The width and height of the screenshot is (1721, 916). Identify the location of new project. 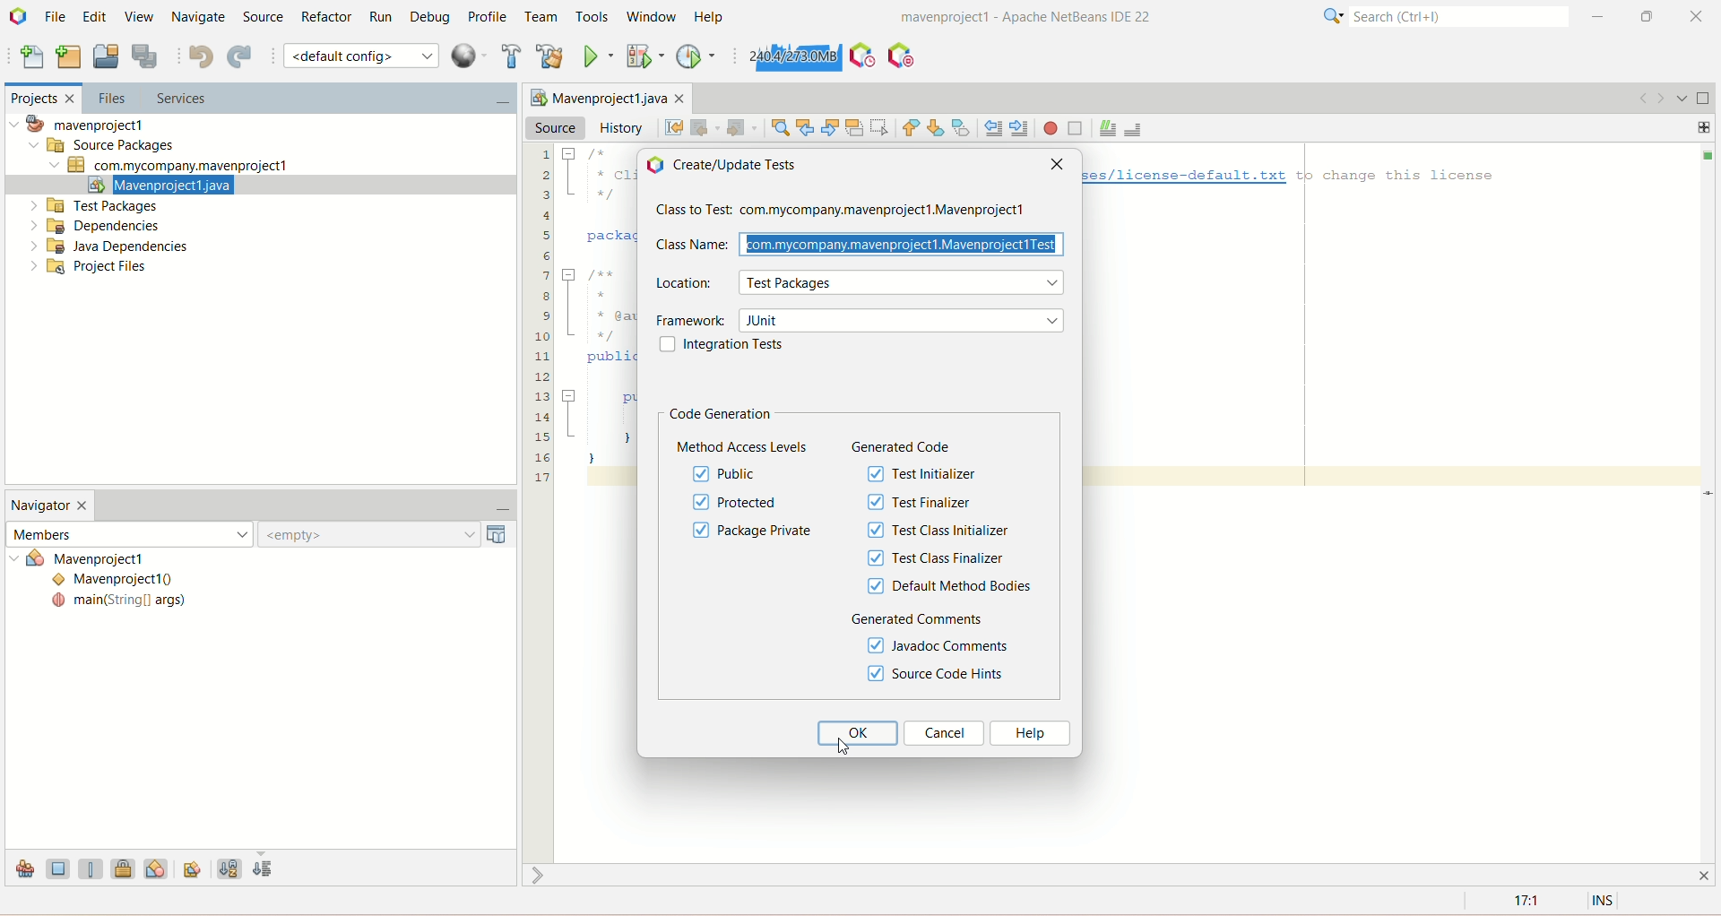
(68, 55).